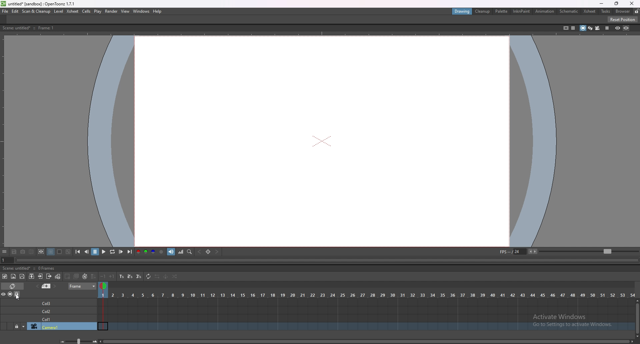 This screenshot has width=640, height=344. What do you see at coordinates (130, 276) in the screenshot?
I see `reframe on 2s` at bounding box center [130, 276].